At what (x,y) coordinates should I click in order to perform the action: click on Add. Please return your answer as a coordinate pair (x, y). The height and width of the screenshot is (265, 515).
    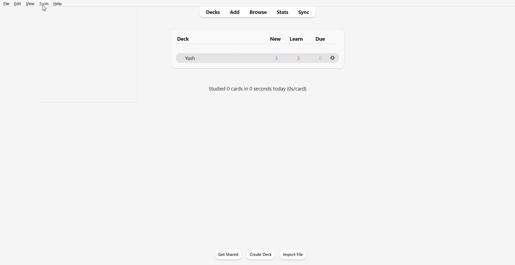
    Looking at the image, I should click on (235, 12).